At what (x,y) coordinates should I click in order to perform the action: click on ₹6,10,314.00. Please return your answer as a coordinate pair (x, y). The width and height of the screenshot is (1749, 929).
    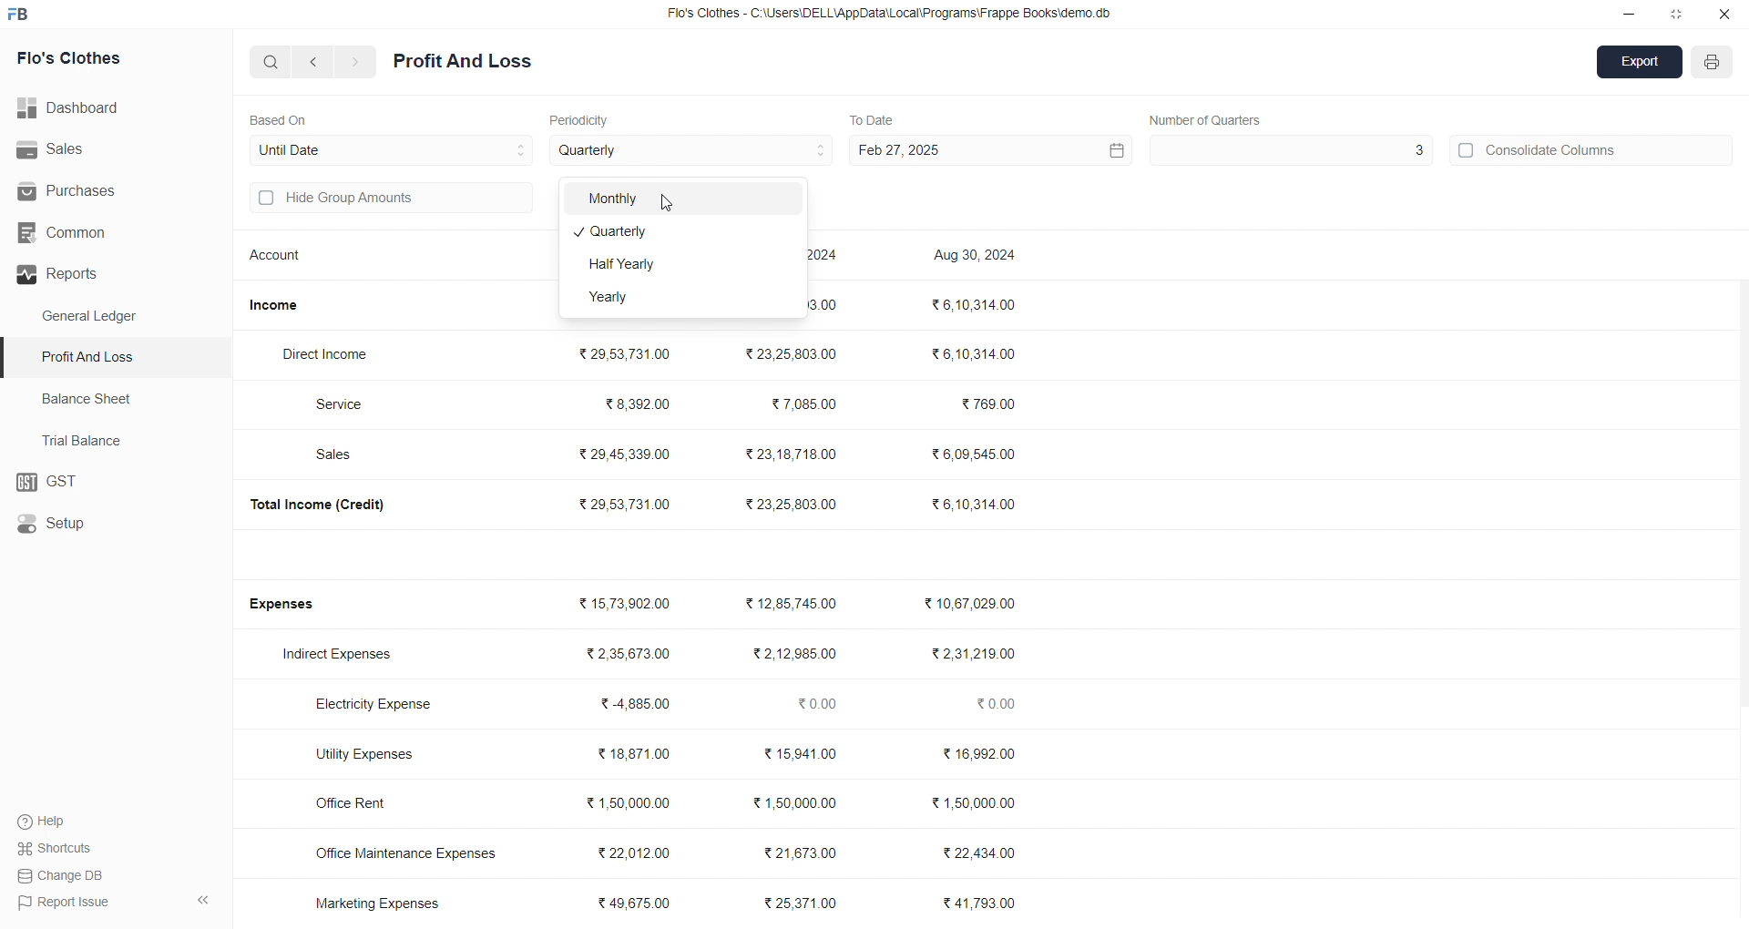
    Looking at the image, I should click on (975, 353).